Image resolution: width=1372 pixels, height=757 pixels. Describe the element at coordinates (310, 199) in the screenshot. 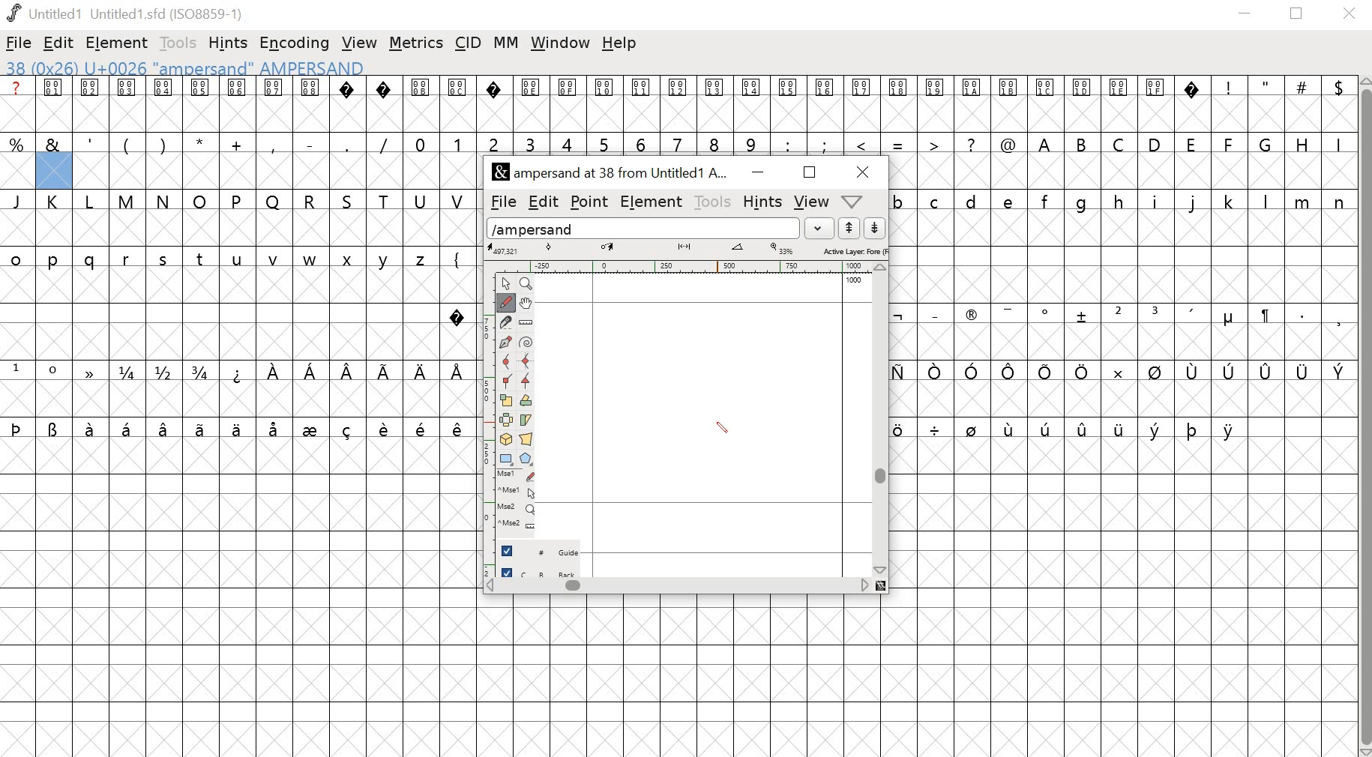

I see `R` at that location.